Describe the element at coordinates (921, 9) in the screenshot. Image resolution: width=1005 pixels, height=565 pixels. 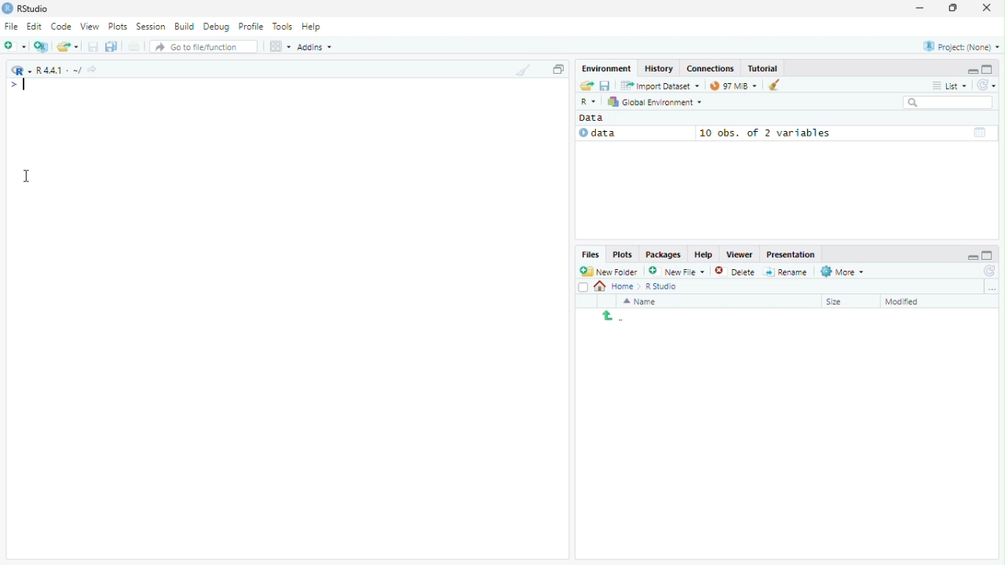
I see `minimize` at that location.